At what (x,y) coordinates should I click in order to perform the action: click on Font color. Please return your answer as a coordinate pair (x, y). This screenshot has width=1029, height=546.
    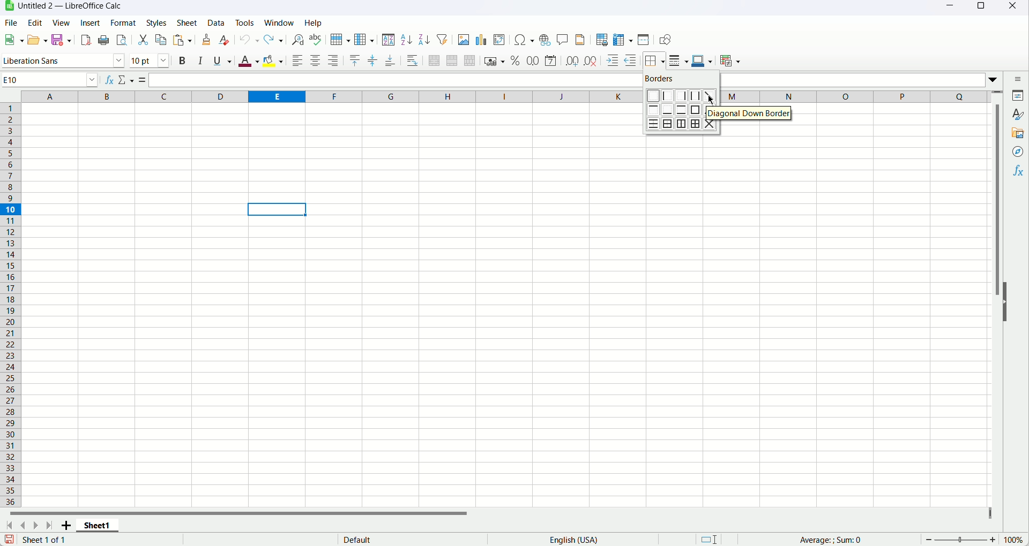
    Looking at the image, I should click on (248, 60).